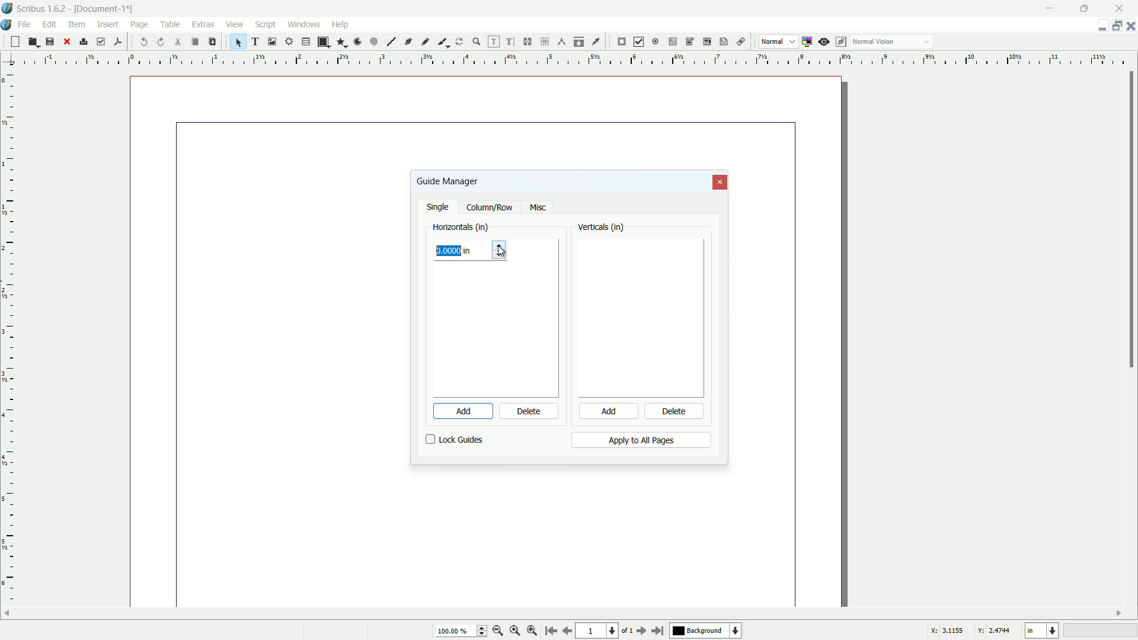  I want to click on link annotation, so click(739, 42).